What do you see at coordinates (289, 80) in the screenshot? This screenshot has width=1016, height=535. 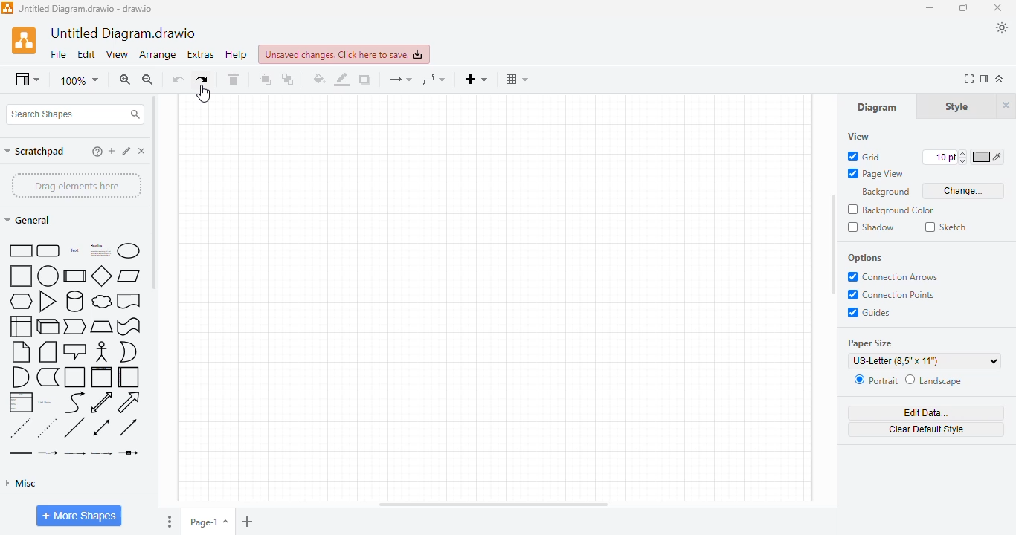 I see `to back` at bounding box center [289, 80].